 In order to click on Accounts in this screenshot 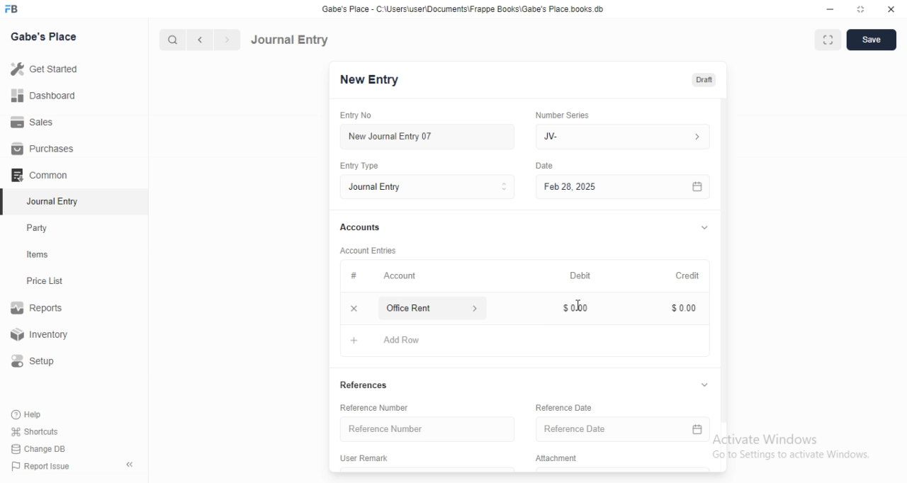, I will do `click(359, 227)`.